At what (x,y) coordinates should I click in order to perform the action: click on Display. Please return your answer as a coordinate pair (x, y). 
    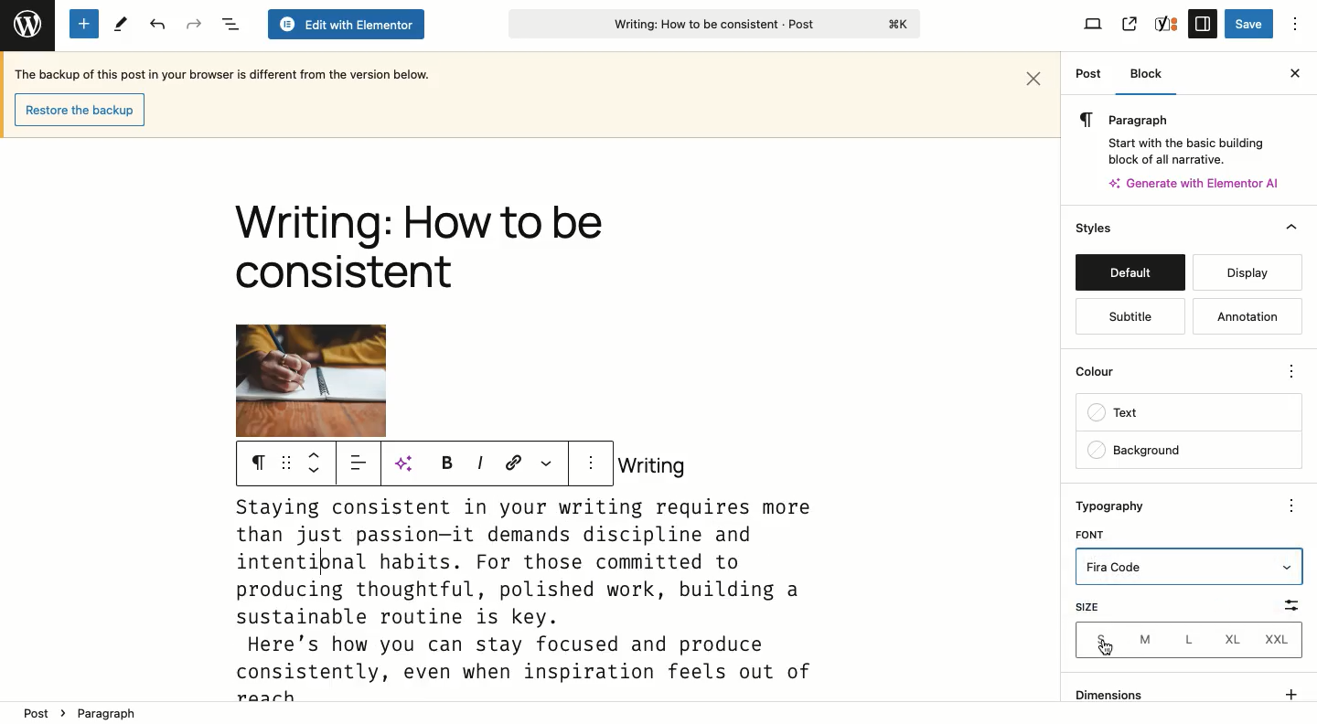
    Looking at the image, I should click on (1248, 272).